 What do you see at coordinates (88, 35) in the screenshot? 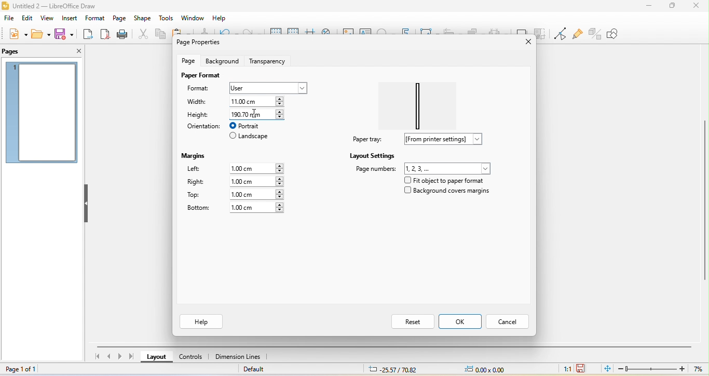
I see `export` at bounding box center [88, 35].